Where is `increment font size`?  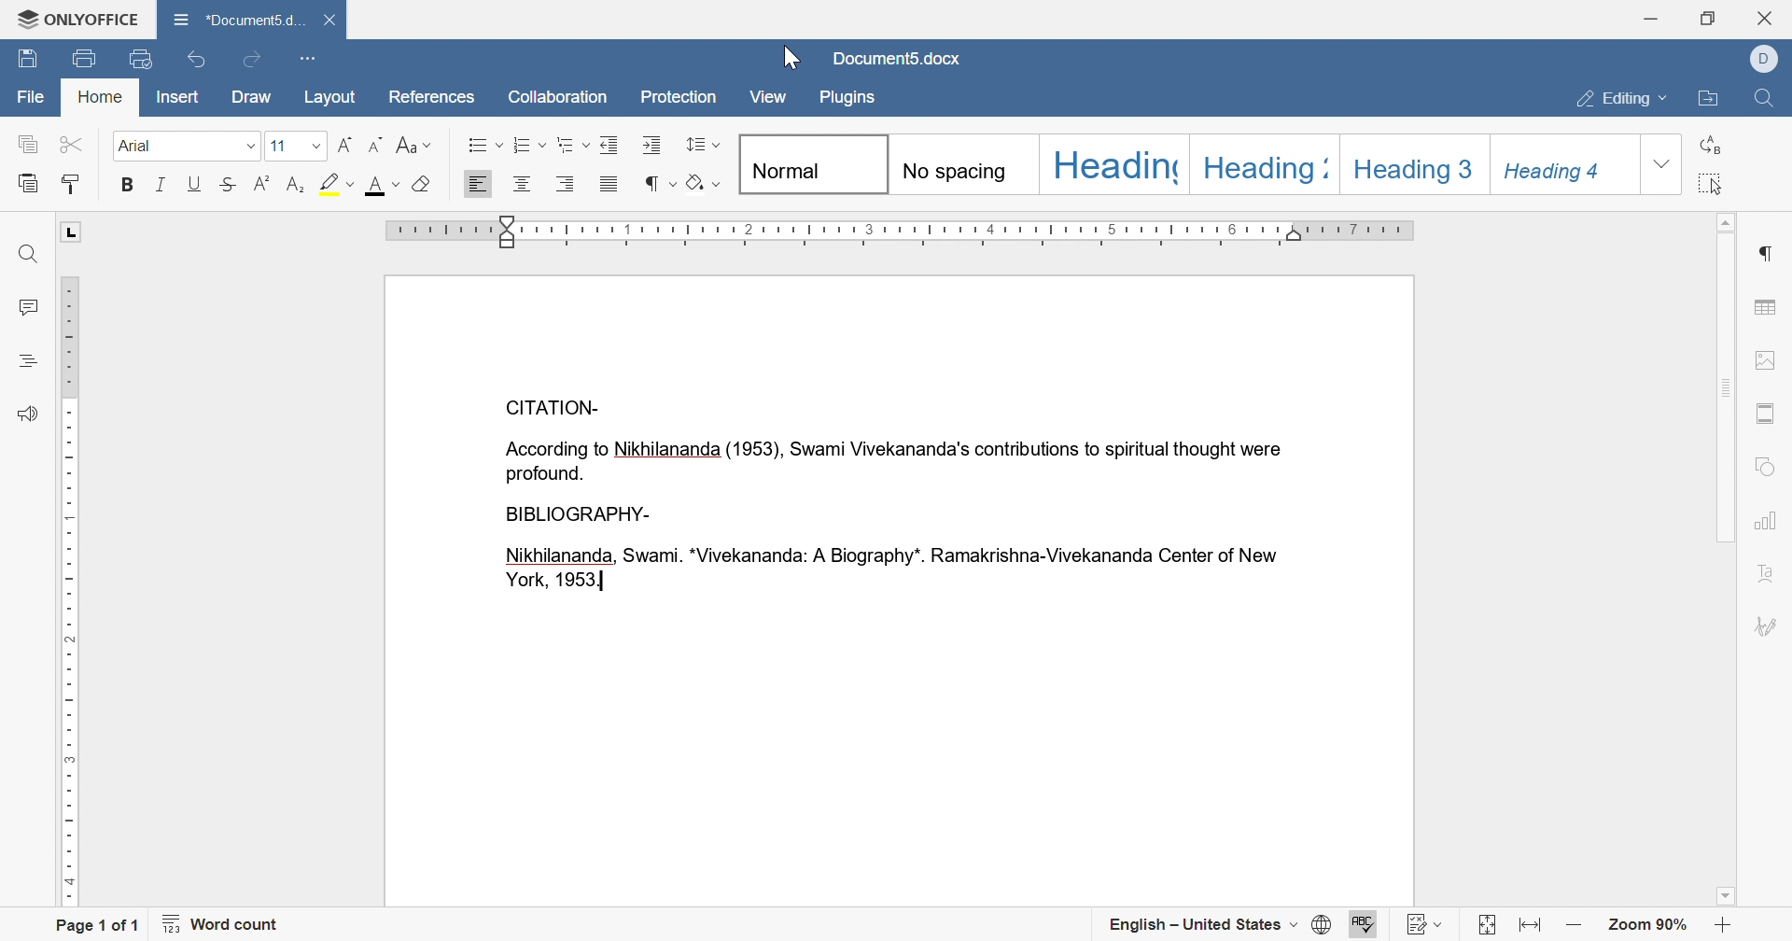 increment font size is located at coordinates (347, 147).